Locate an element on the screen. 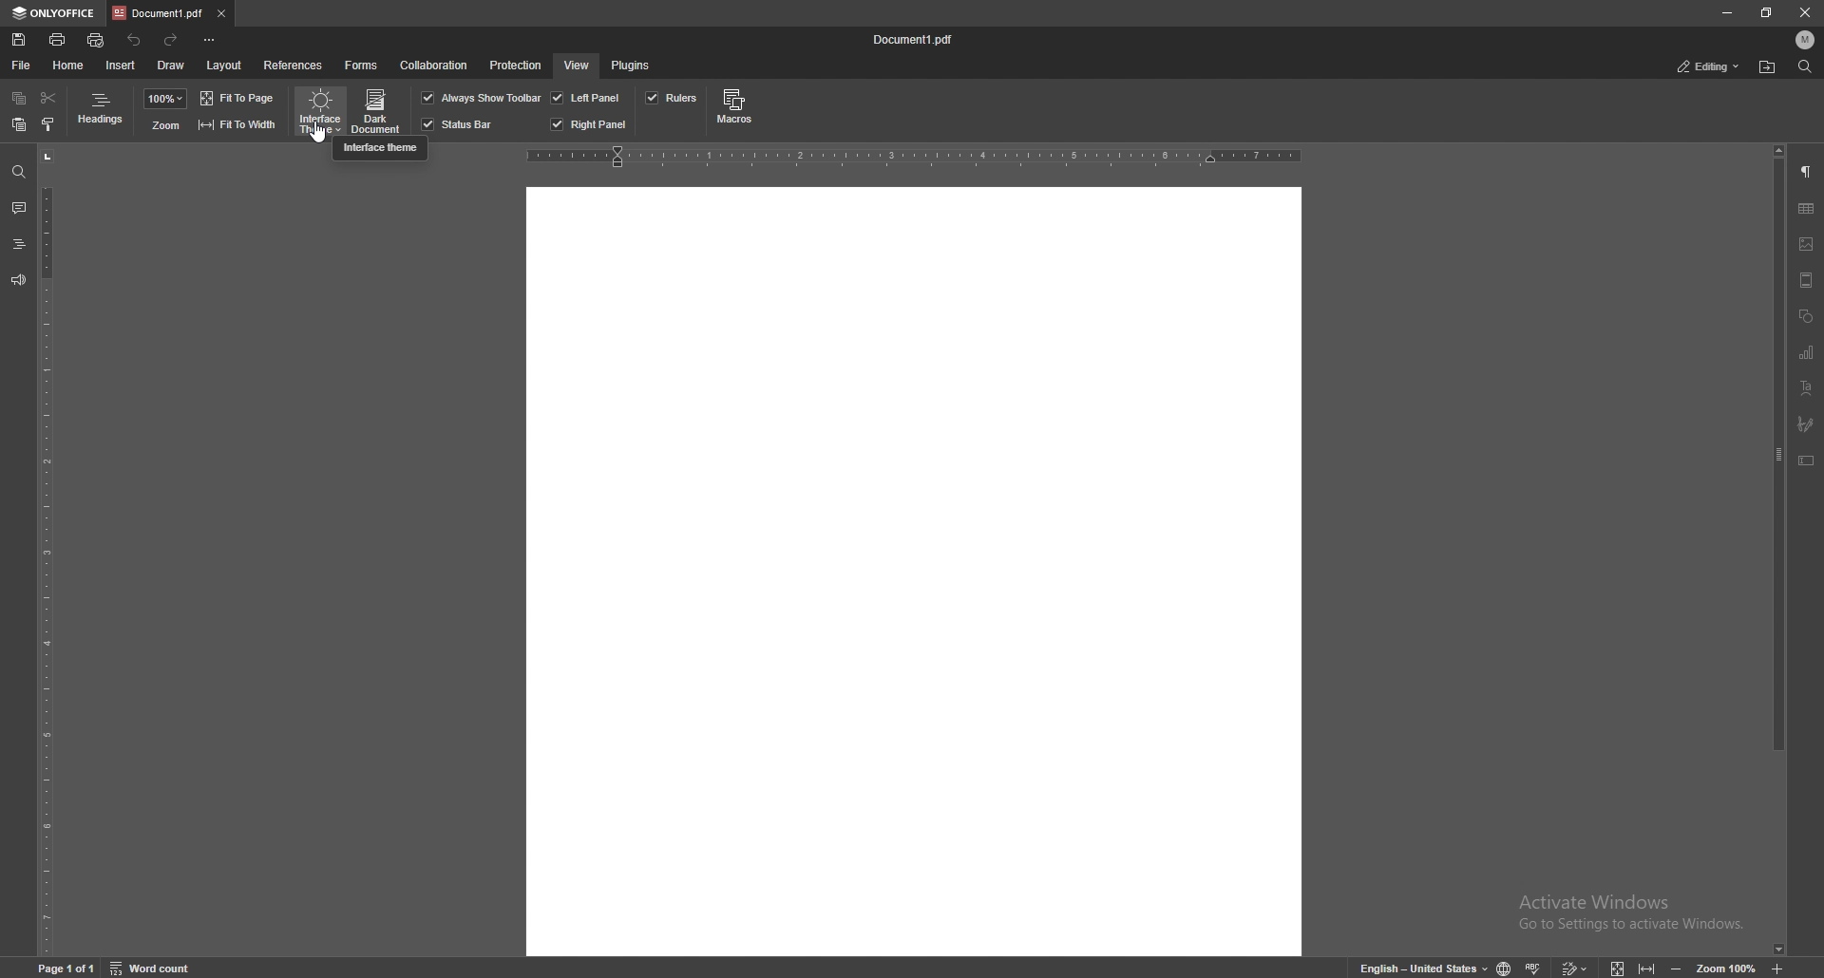  cursor is located at coordinates (319, 137).